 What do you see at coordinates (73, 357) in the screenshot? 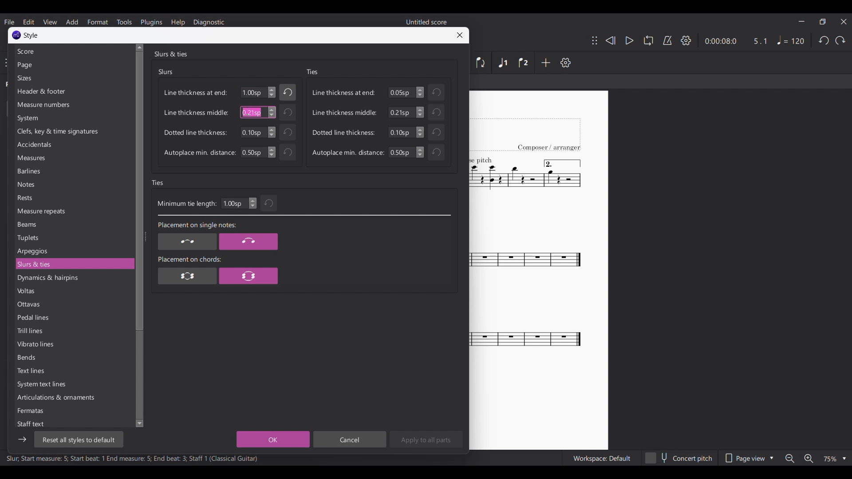
I see `Bends` at bounding box center [73, 357].